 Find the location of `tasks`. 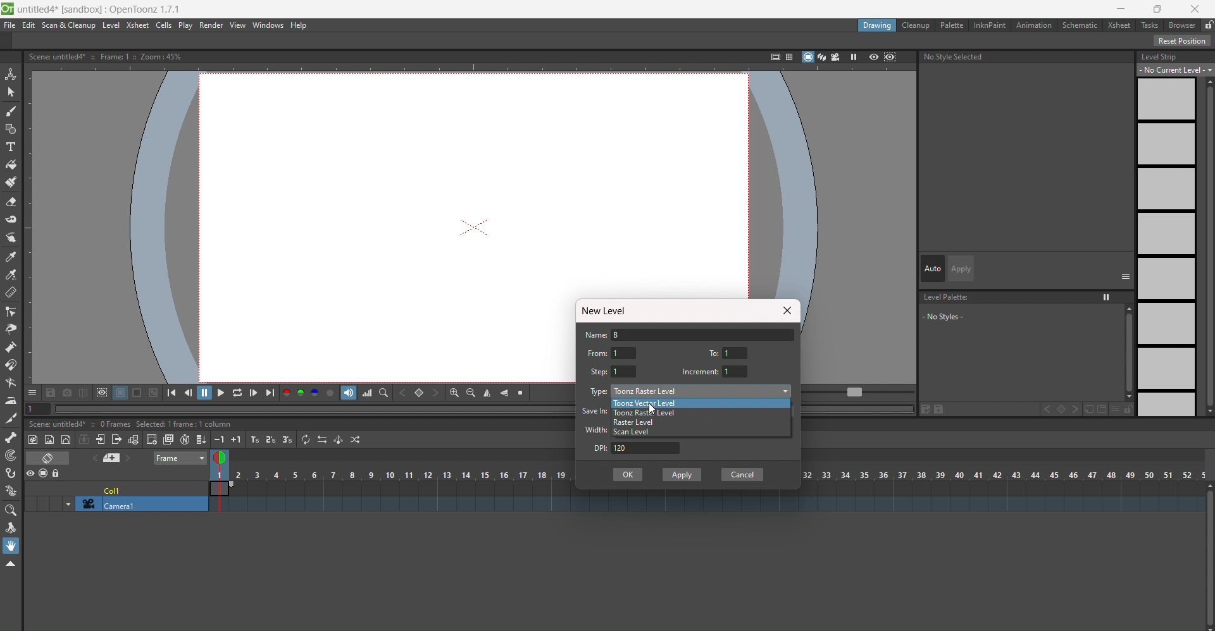

tasks is located at coordinates (1149, 26).